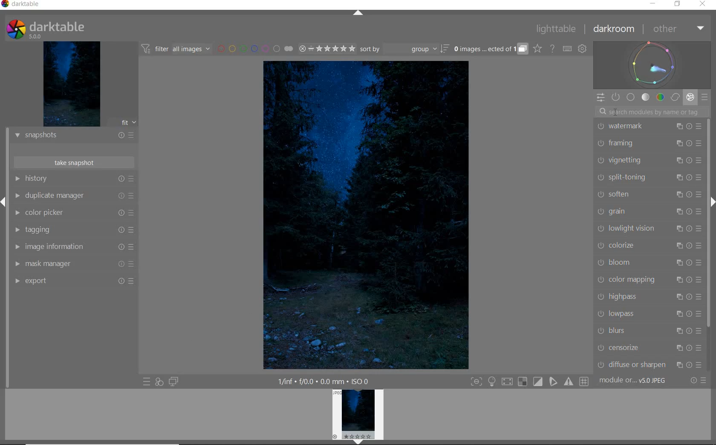 This screenshot has height=445, width=716. Describe the element at coordinates (147, 382) in the screenshot. I see `QUICK ACCESS TO PRESET` at that location.